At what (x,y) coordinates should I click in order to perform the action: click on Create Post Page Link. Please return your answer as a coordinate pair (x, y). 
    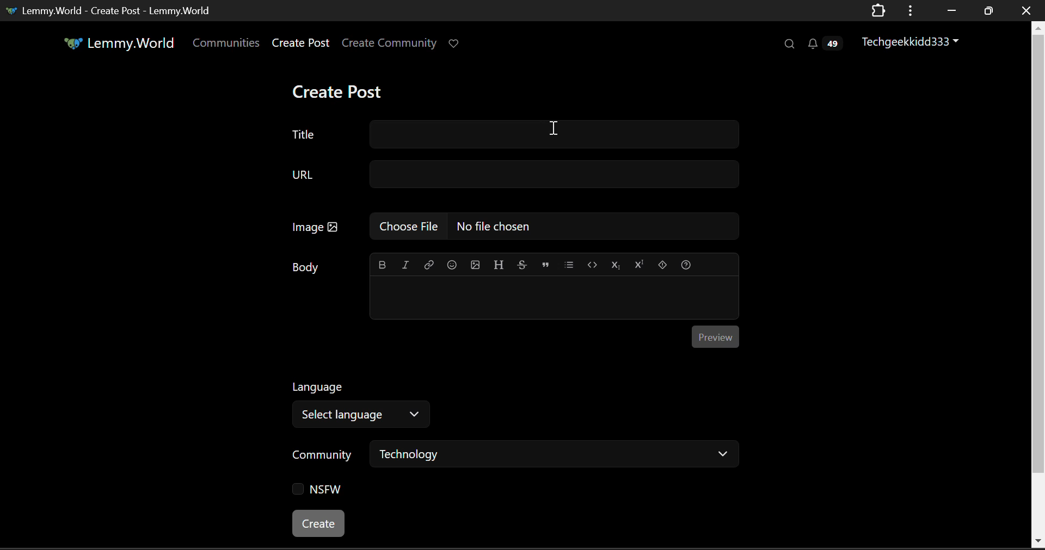
    Looking at the image, I should click on (301, 42).